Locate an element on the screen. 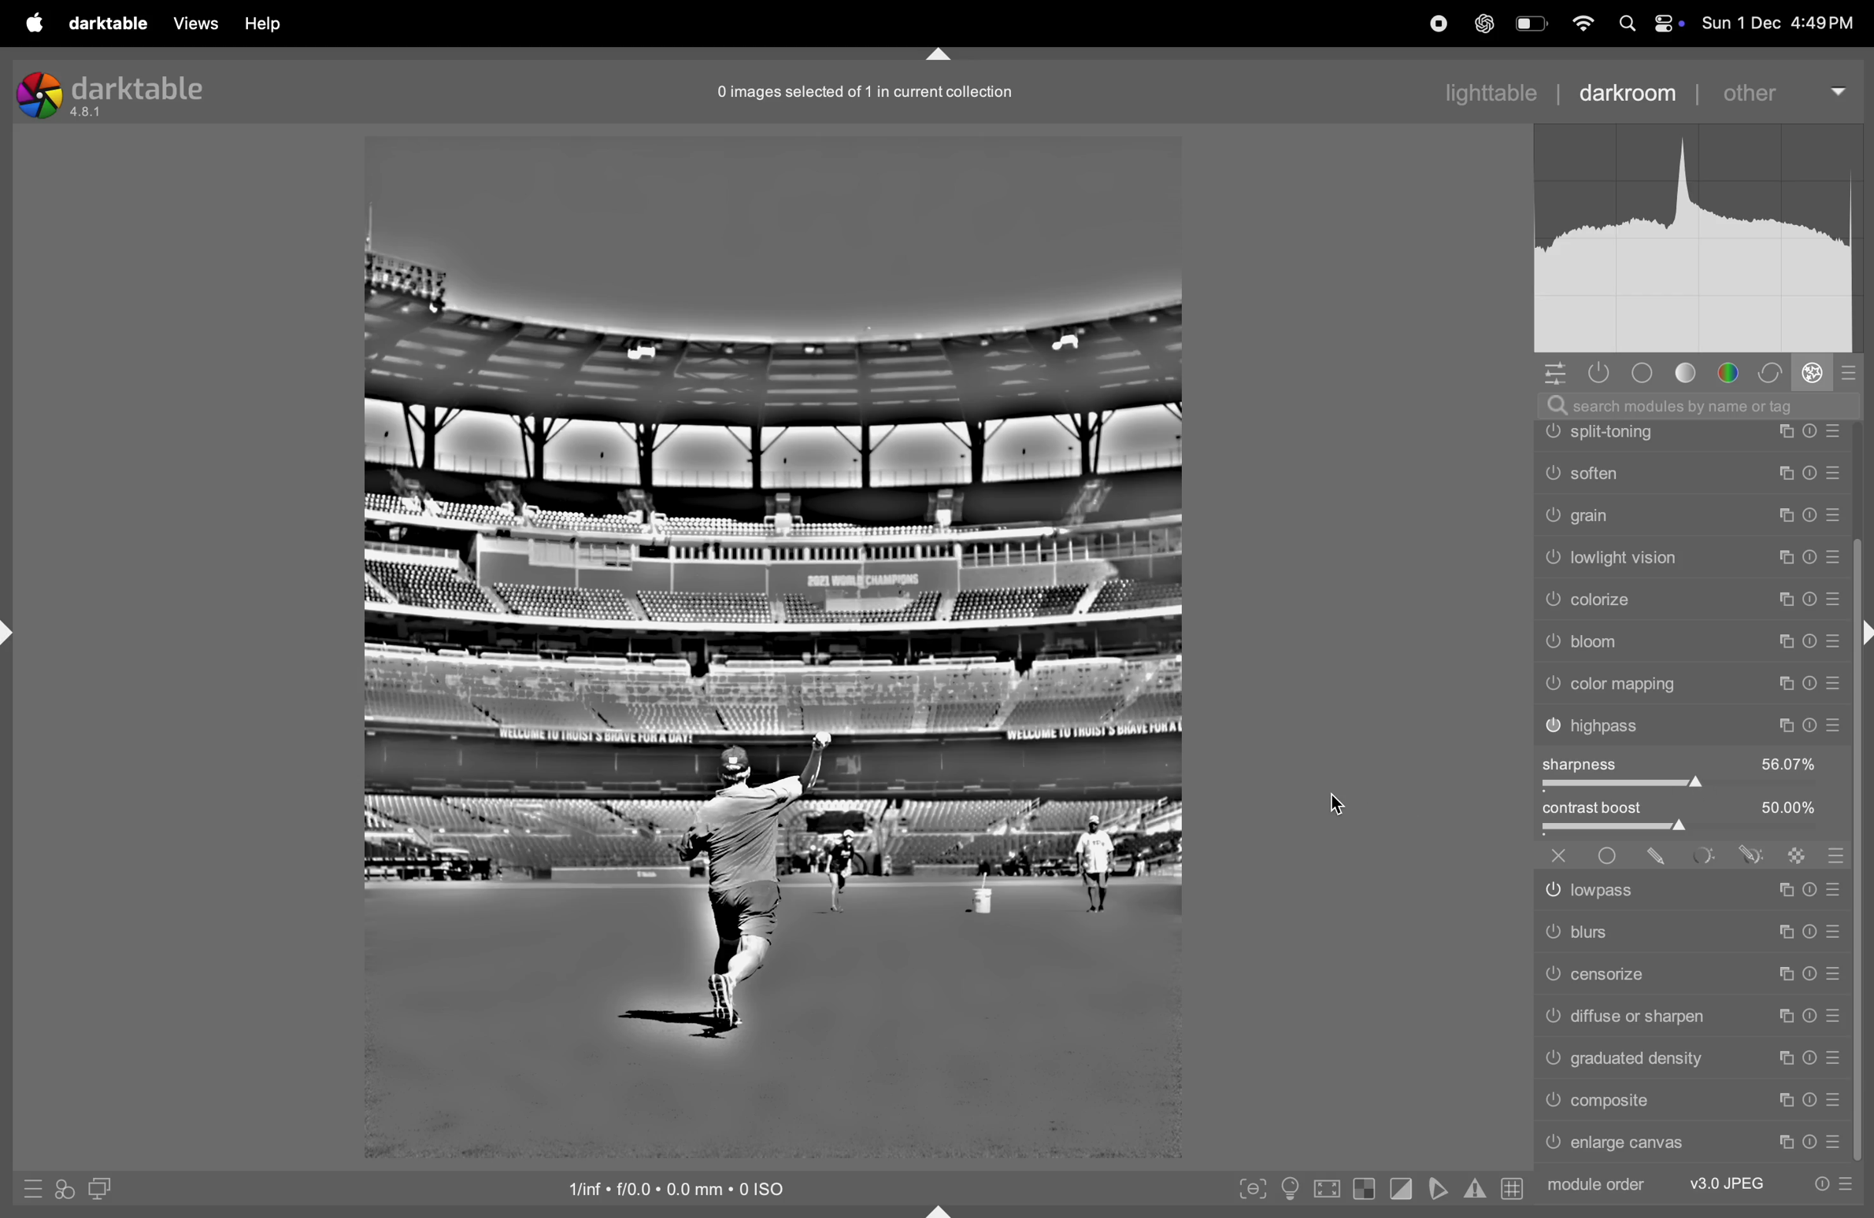 The height and width of the screenshot is (1218, 1874). scrolling is located at coordinates (1691, 558).